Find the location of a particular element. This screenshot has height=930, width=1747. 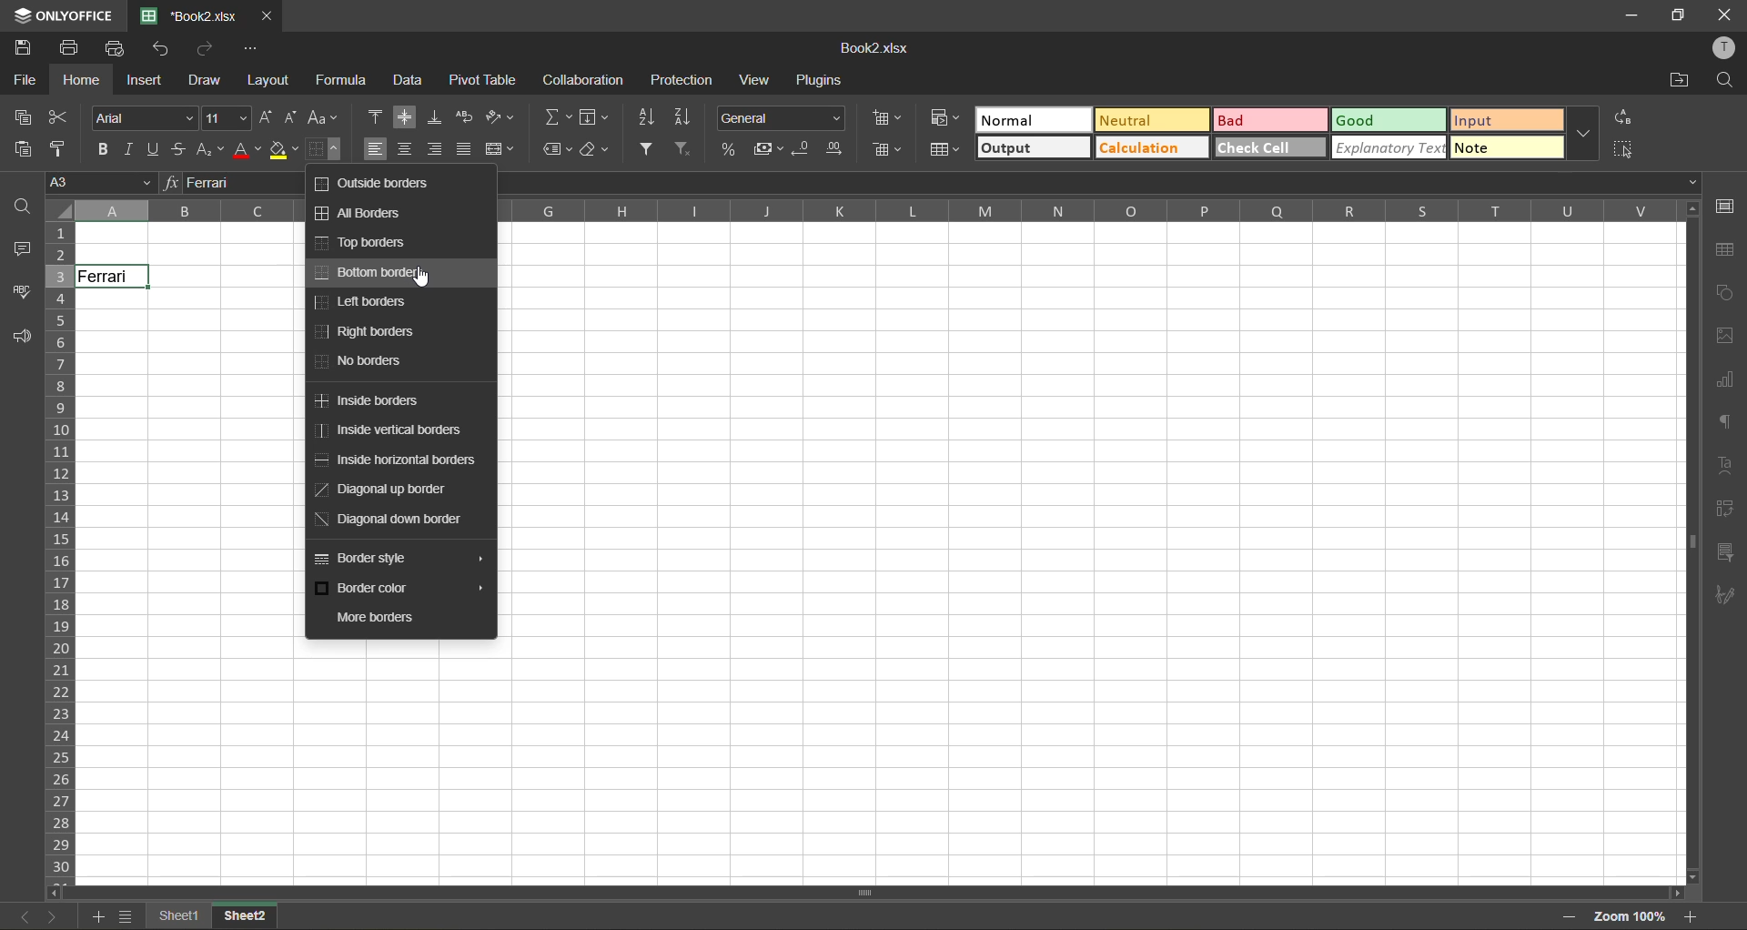

clear filter is located at coordinates (689, 149).